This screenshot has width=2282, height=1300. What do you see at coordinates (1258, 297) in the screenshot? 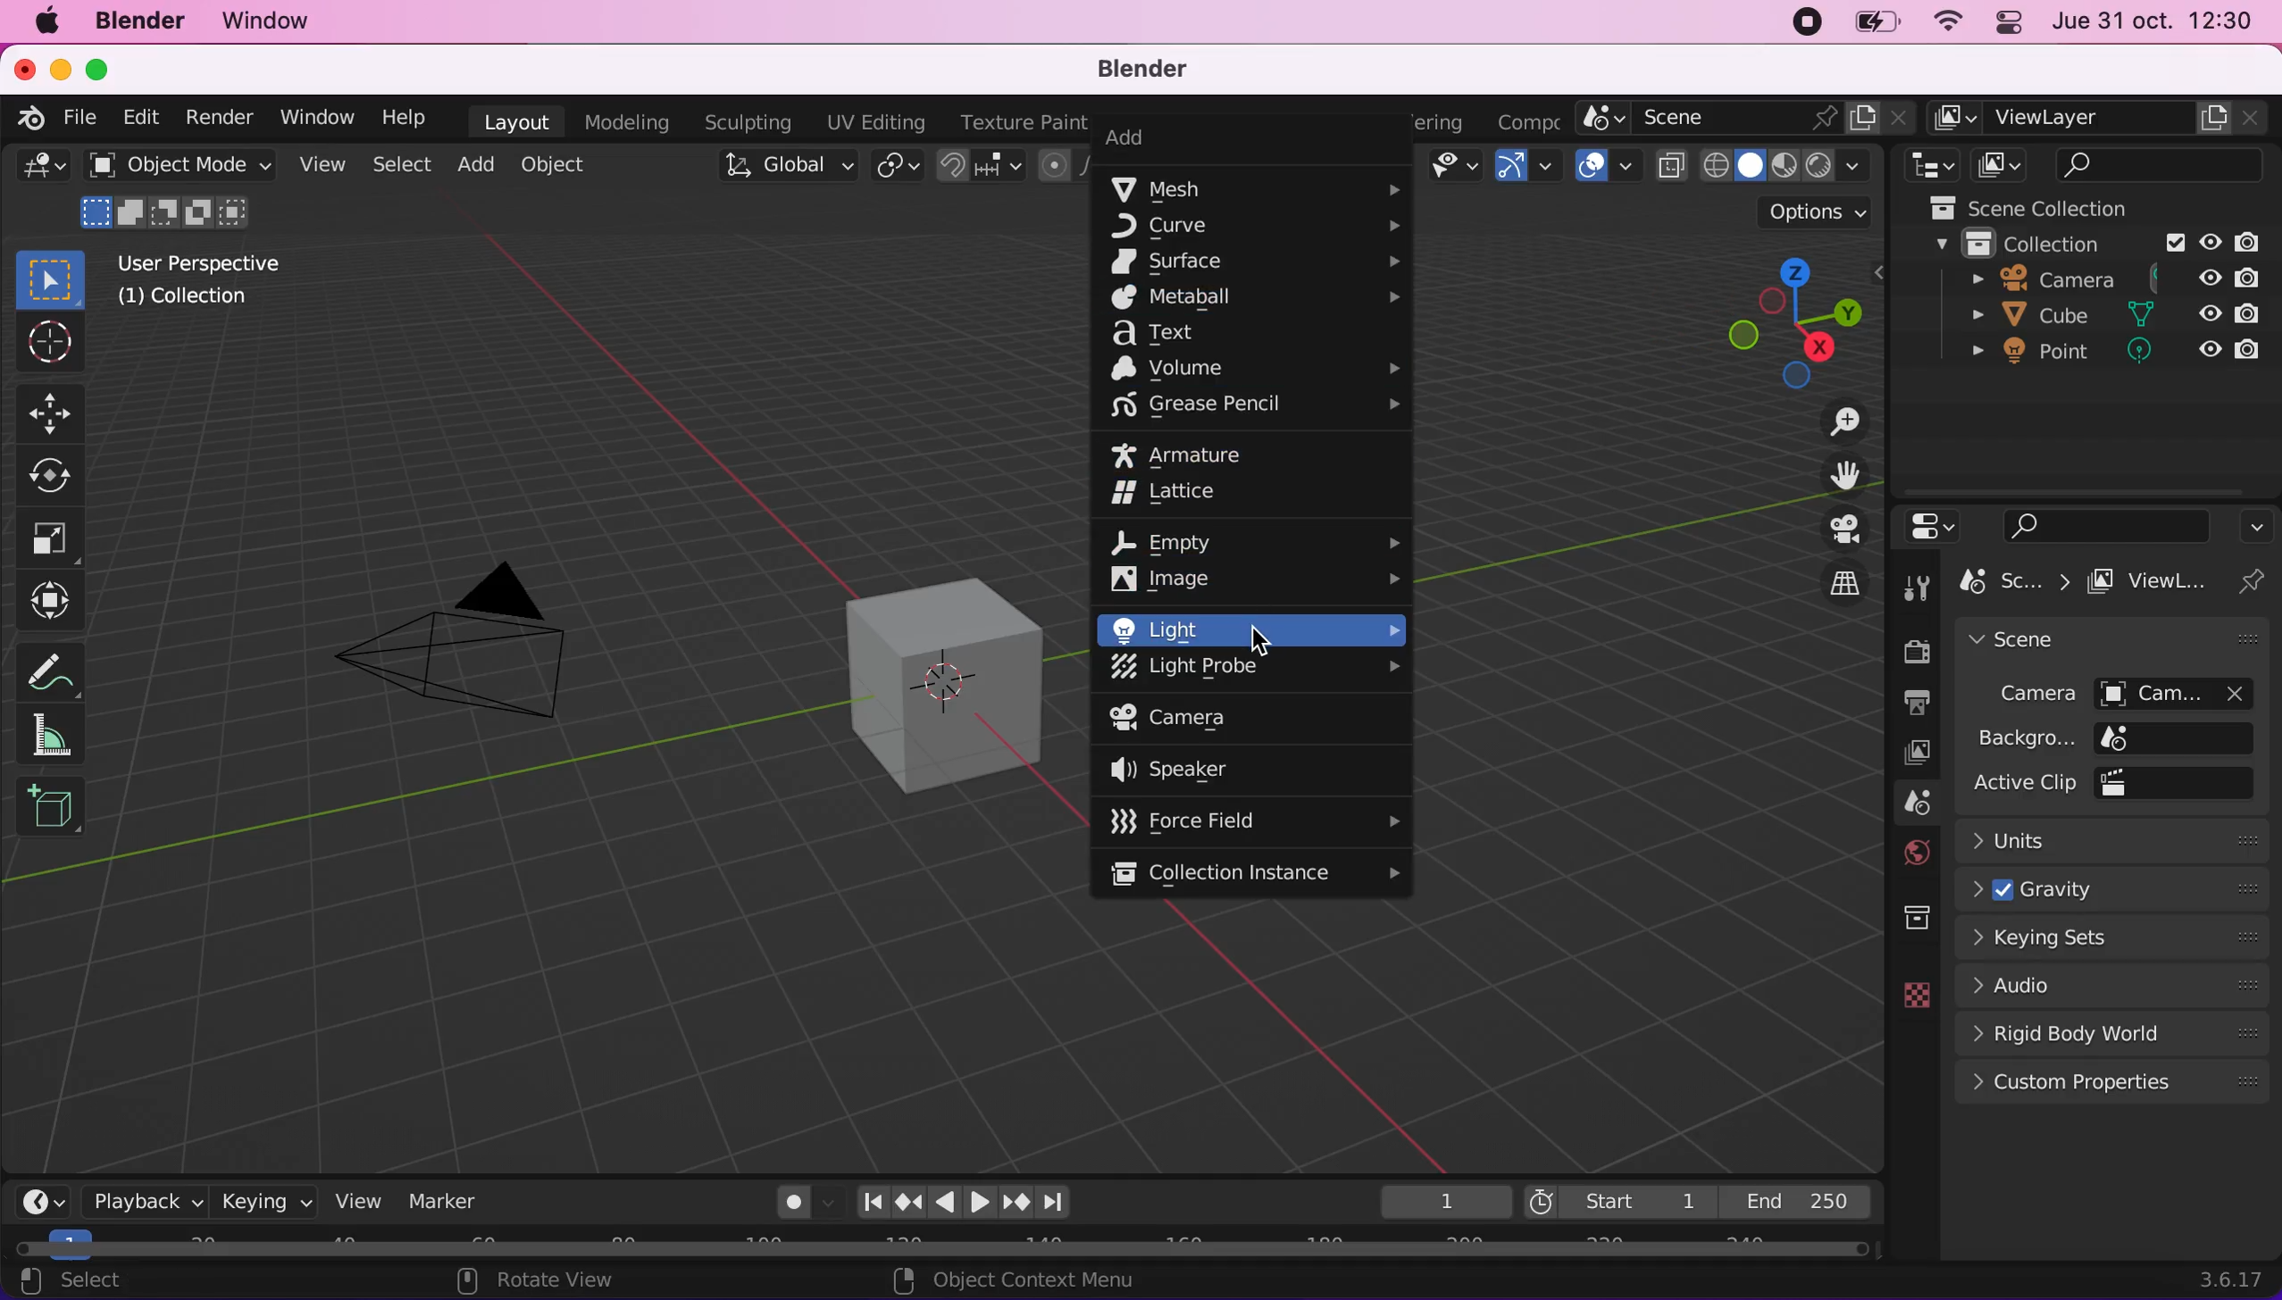
I see `metaball` at bounding box center [1258, 297].